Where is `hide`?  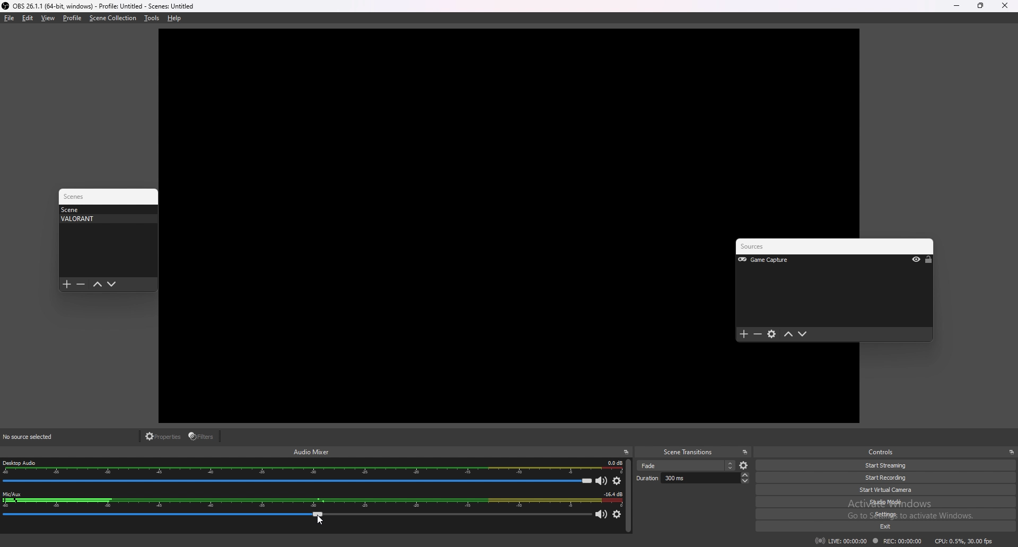
hide is located at coordinates (916, 260).